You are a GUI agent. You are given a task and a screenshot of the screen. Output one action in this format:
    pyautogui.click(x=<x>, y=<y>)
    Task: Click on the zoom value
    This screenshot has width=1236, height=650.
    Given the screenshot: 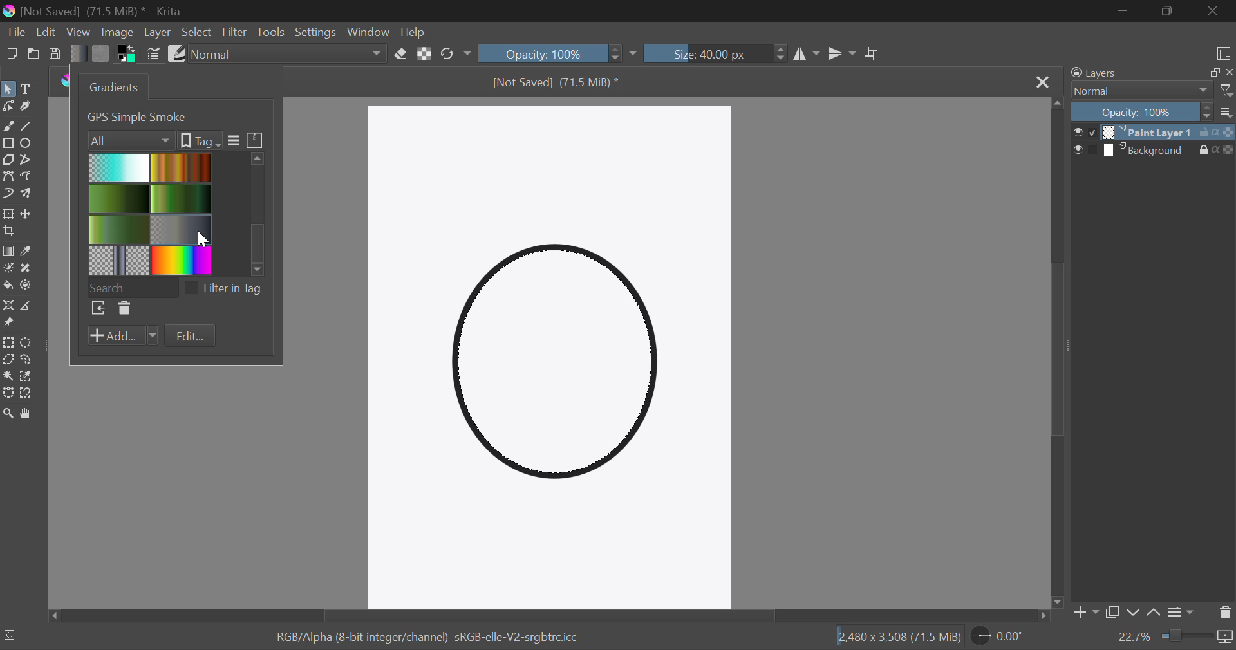 What is the action you would take?
    pyautogui.click(x=1136, y=637)
    